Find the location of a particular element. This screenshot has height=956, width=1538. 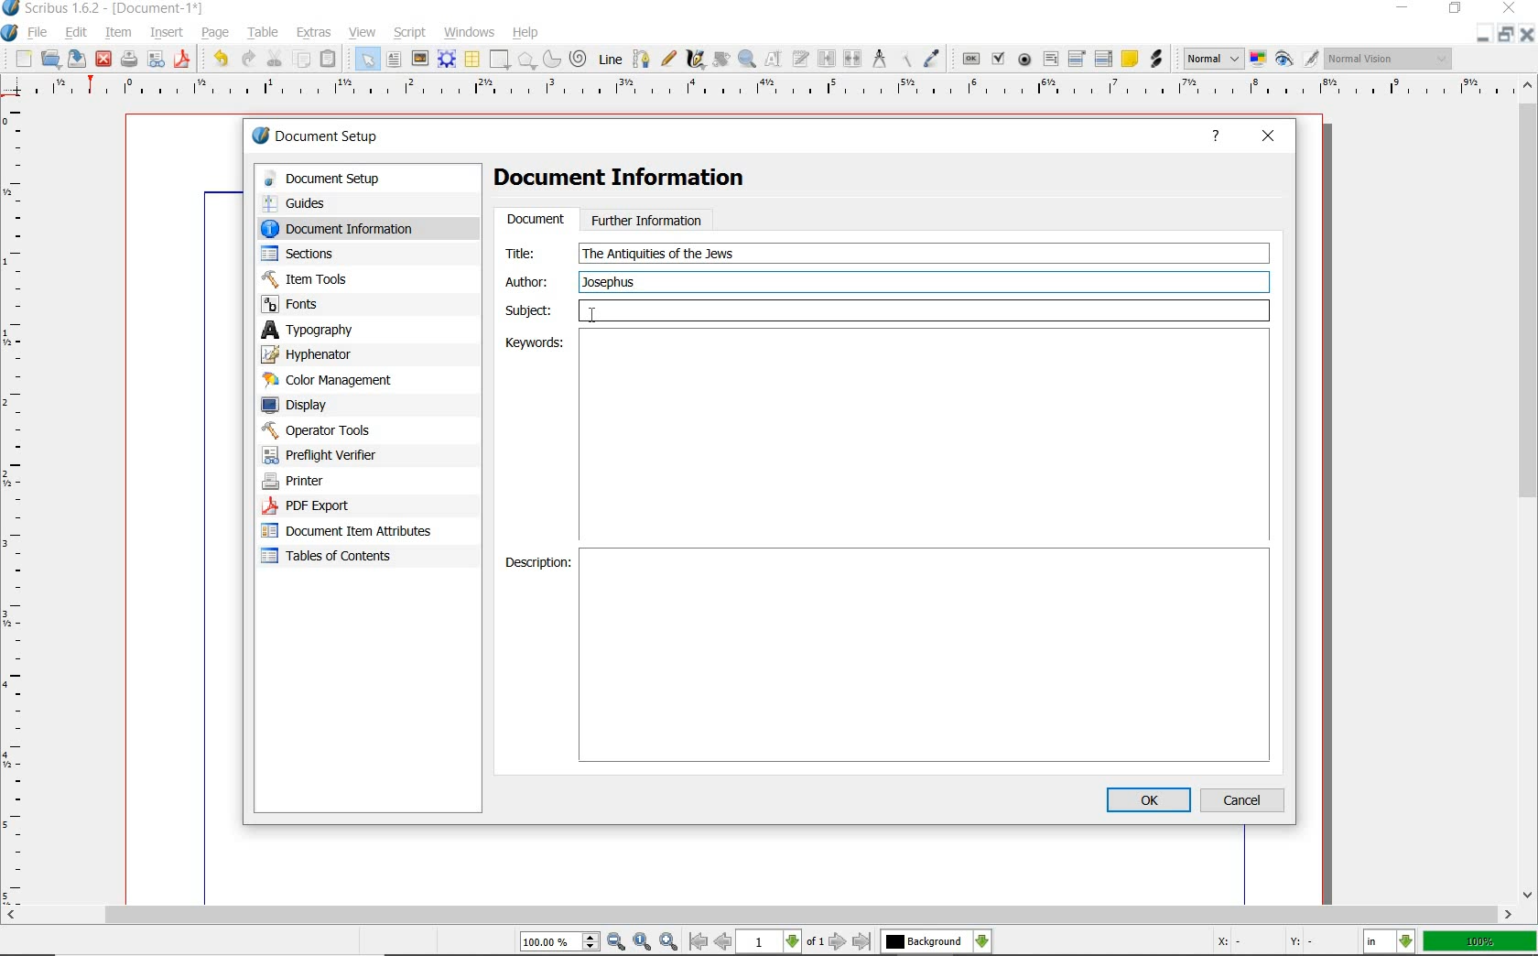

sections is located at coordinates (338, 254).